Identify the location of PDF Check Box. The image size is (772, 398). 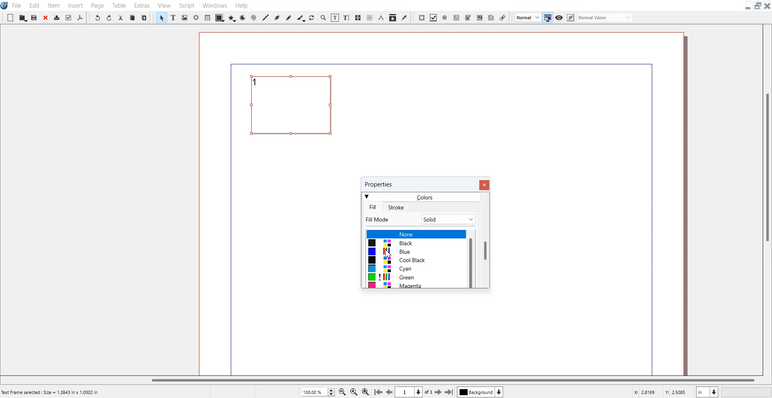
(434, 18).